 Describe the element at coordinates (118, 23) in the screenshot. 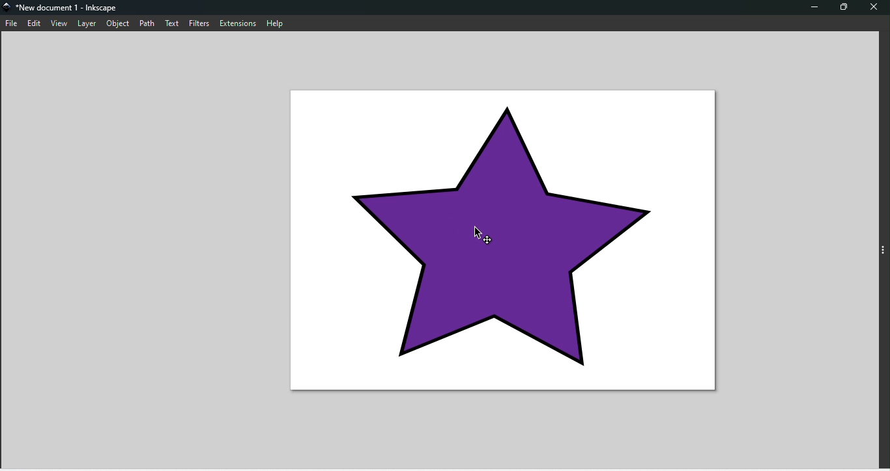

I see `Object` at that location.